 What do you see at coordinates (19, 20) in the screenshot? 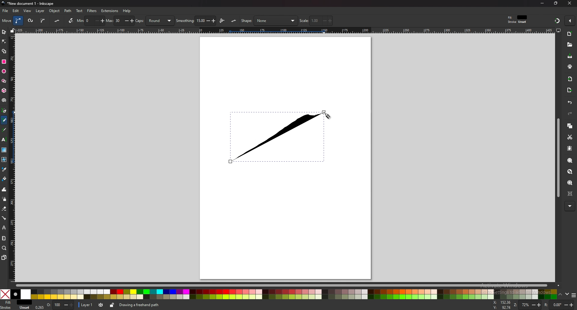
I see `bezier path` at bounding box center [19, 20].